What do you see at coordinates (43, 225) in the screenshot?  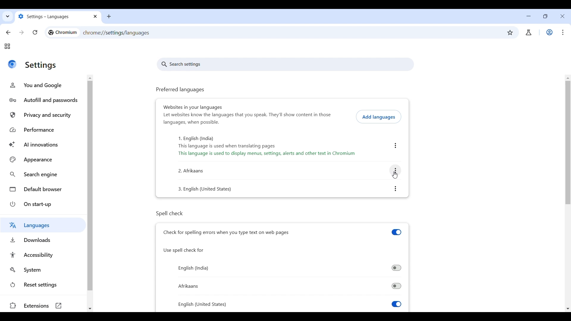 I see `Languages highlighted` at bounding box center [43, 225].